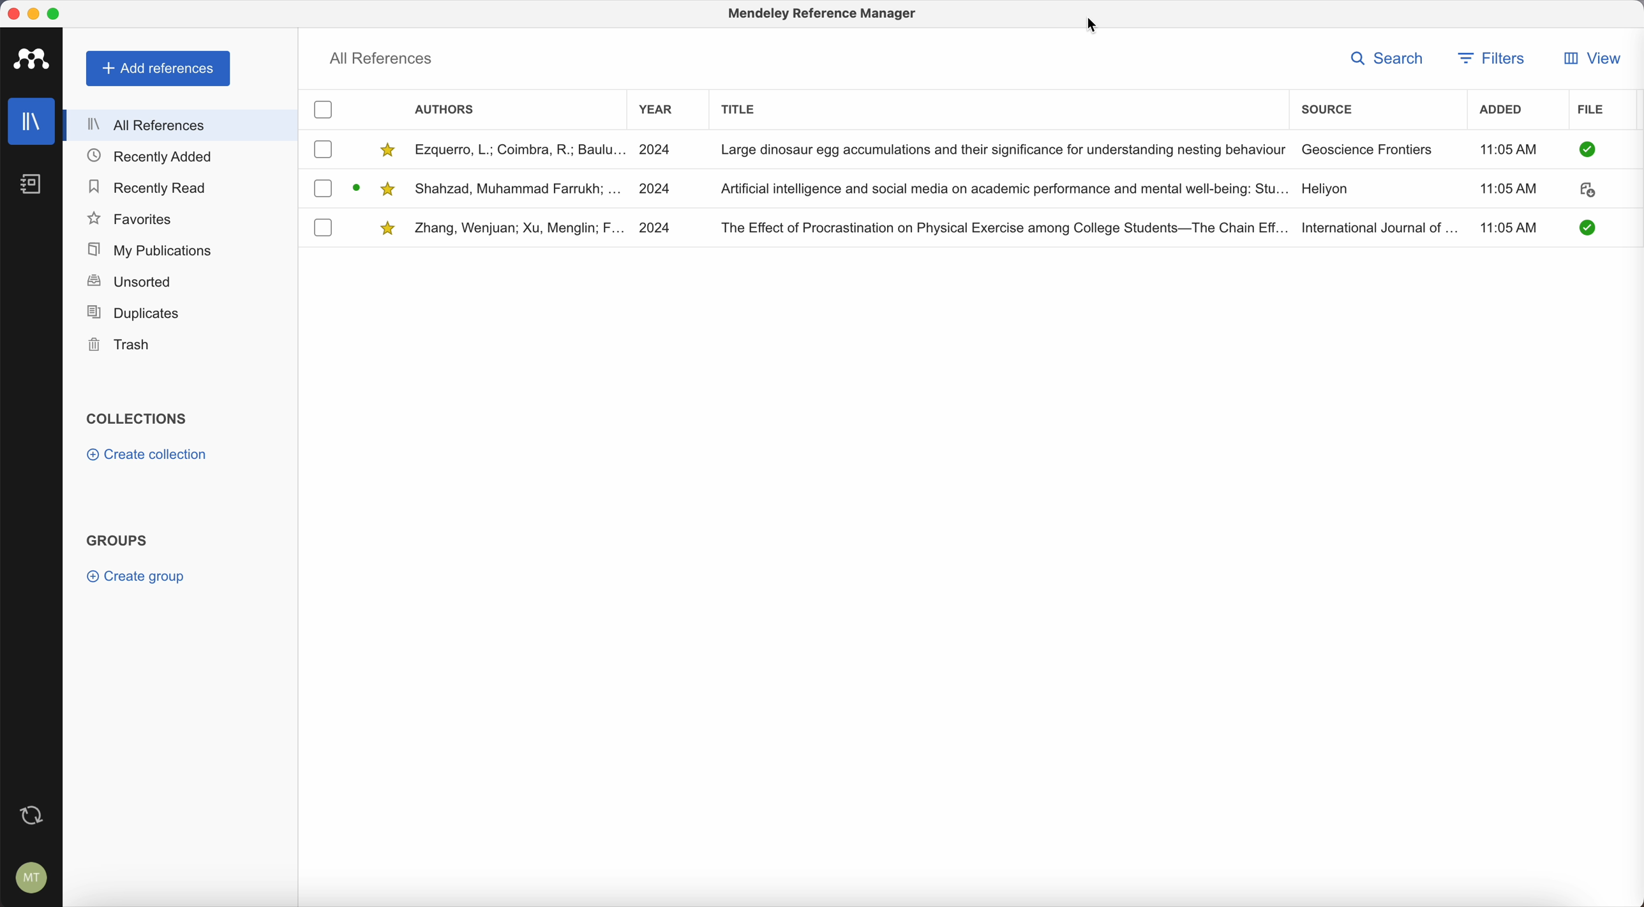 The height and width of the screenshot is (907, 1644). Describe the element at coordinates (741, 107) in the screenshot. I see `title` at that location.